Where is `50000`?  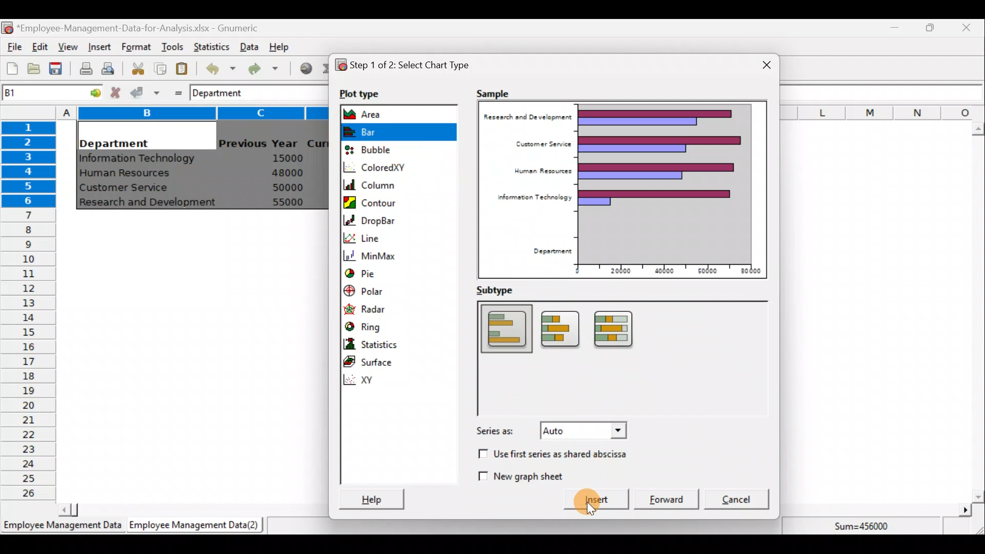
50000 is located at coordinates (290, 187).